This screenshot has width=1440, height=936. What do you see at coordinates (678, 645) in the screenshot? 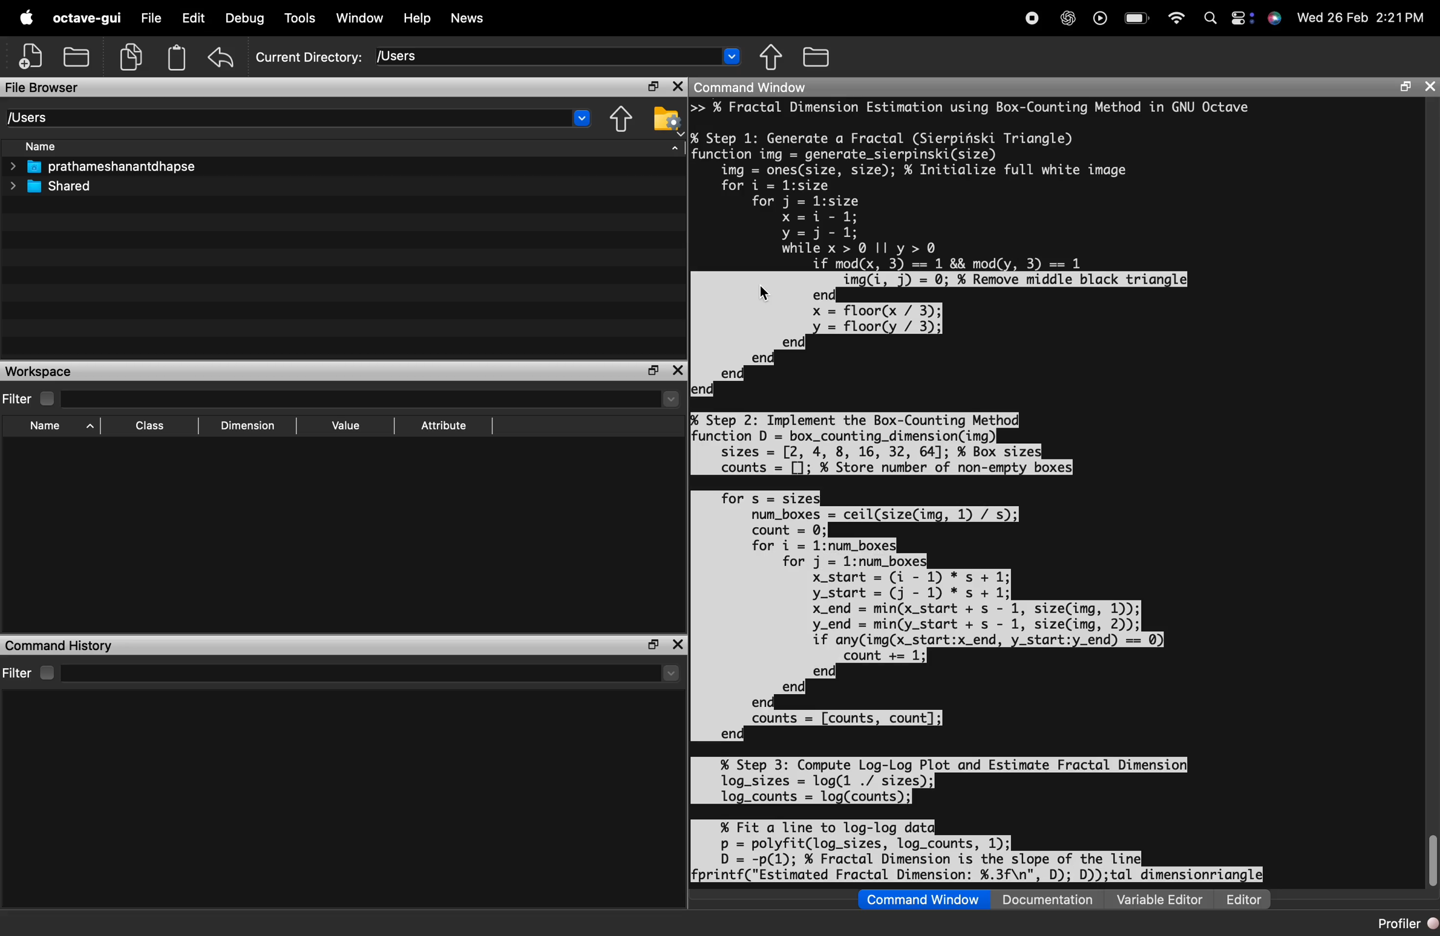
I see `close` at bounding box center [678, 645].